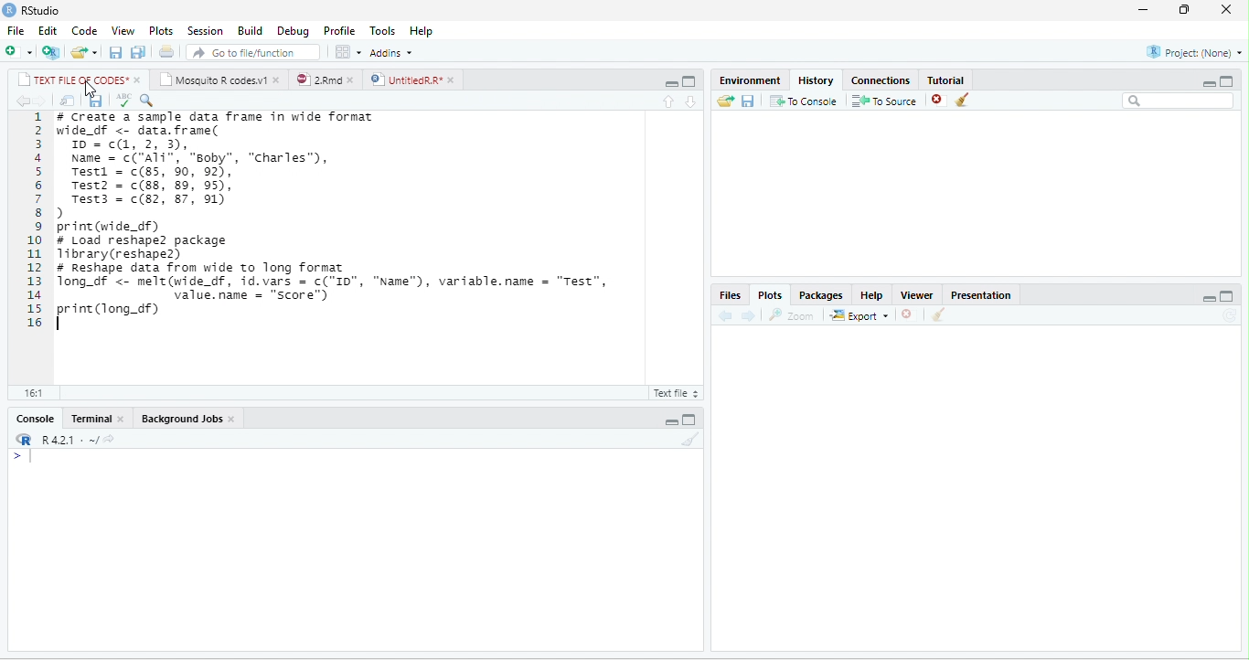  I want to click on >, so click(22, 456).